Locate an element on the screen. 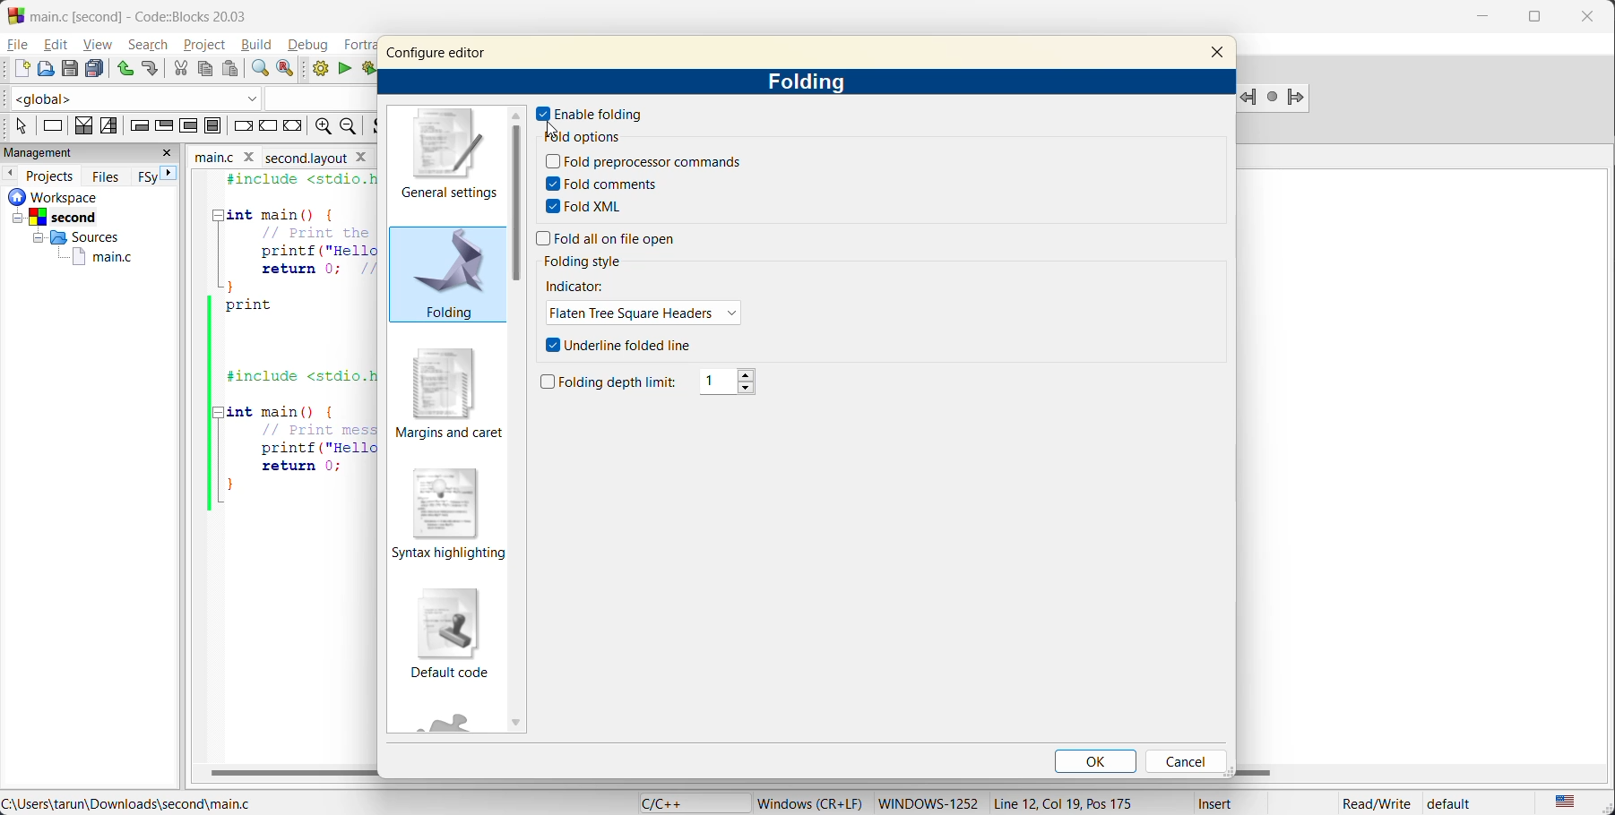 The width and height of the screenshot is (1615, 815). fold options is located at coordinates (581, 137).